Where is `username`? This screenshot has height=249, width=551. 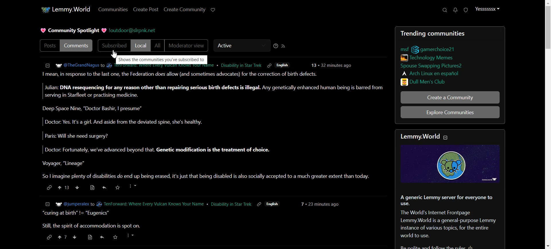
username is located at coordinates (236, 65).